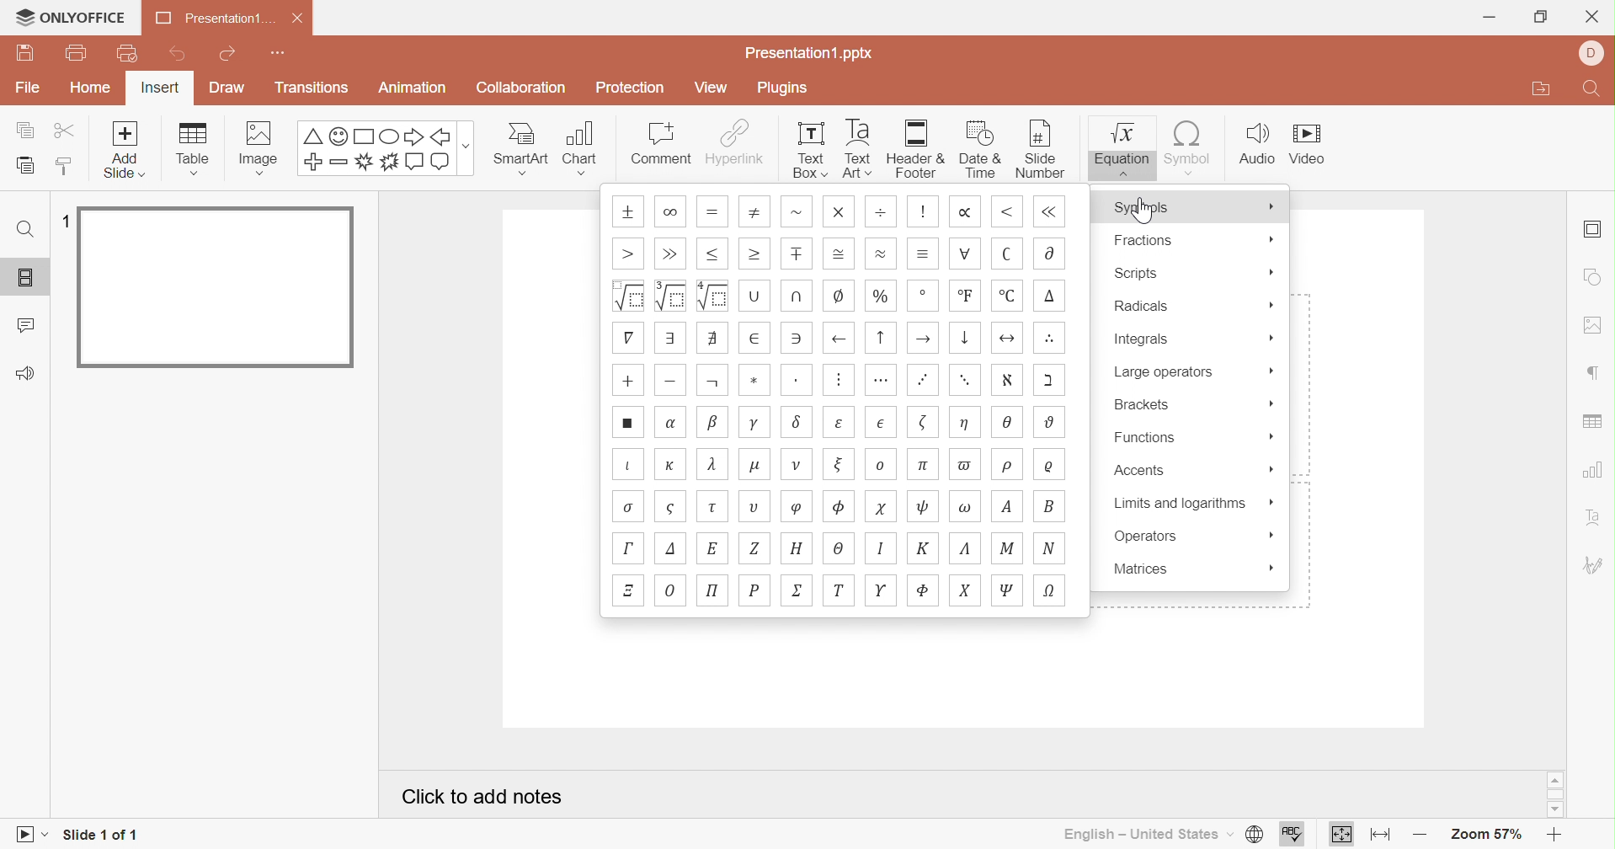 Image resolution: width=1615 pixels, height=849 pixels. I want to click on Click to add notes, so click(480, 796).